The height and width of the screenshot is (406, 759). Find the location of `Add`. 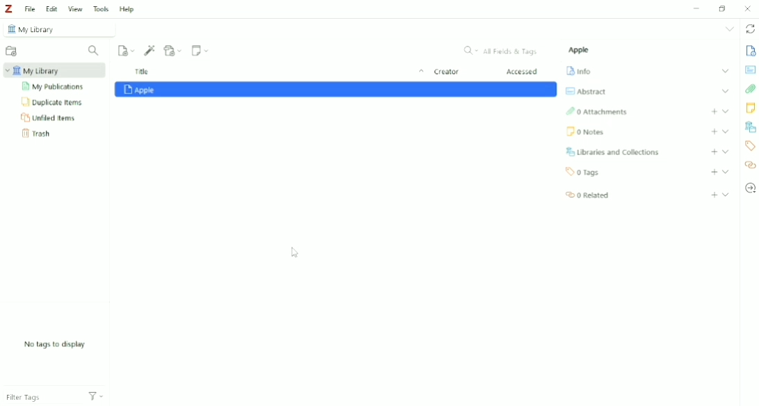

Add is located at coordinates (714, 172).